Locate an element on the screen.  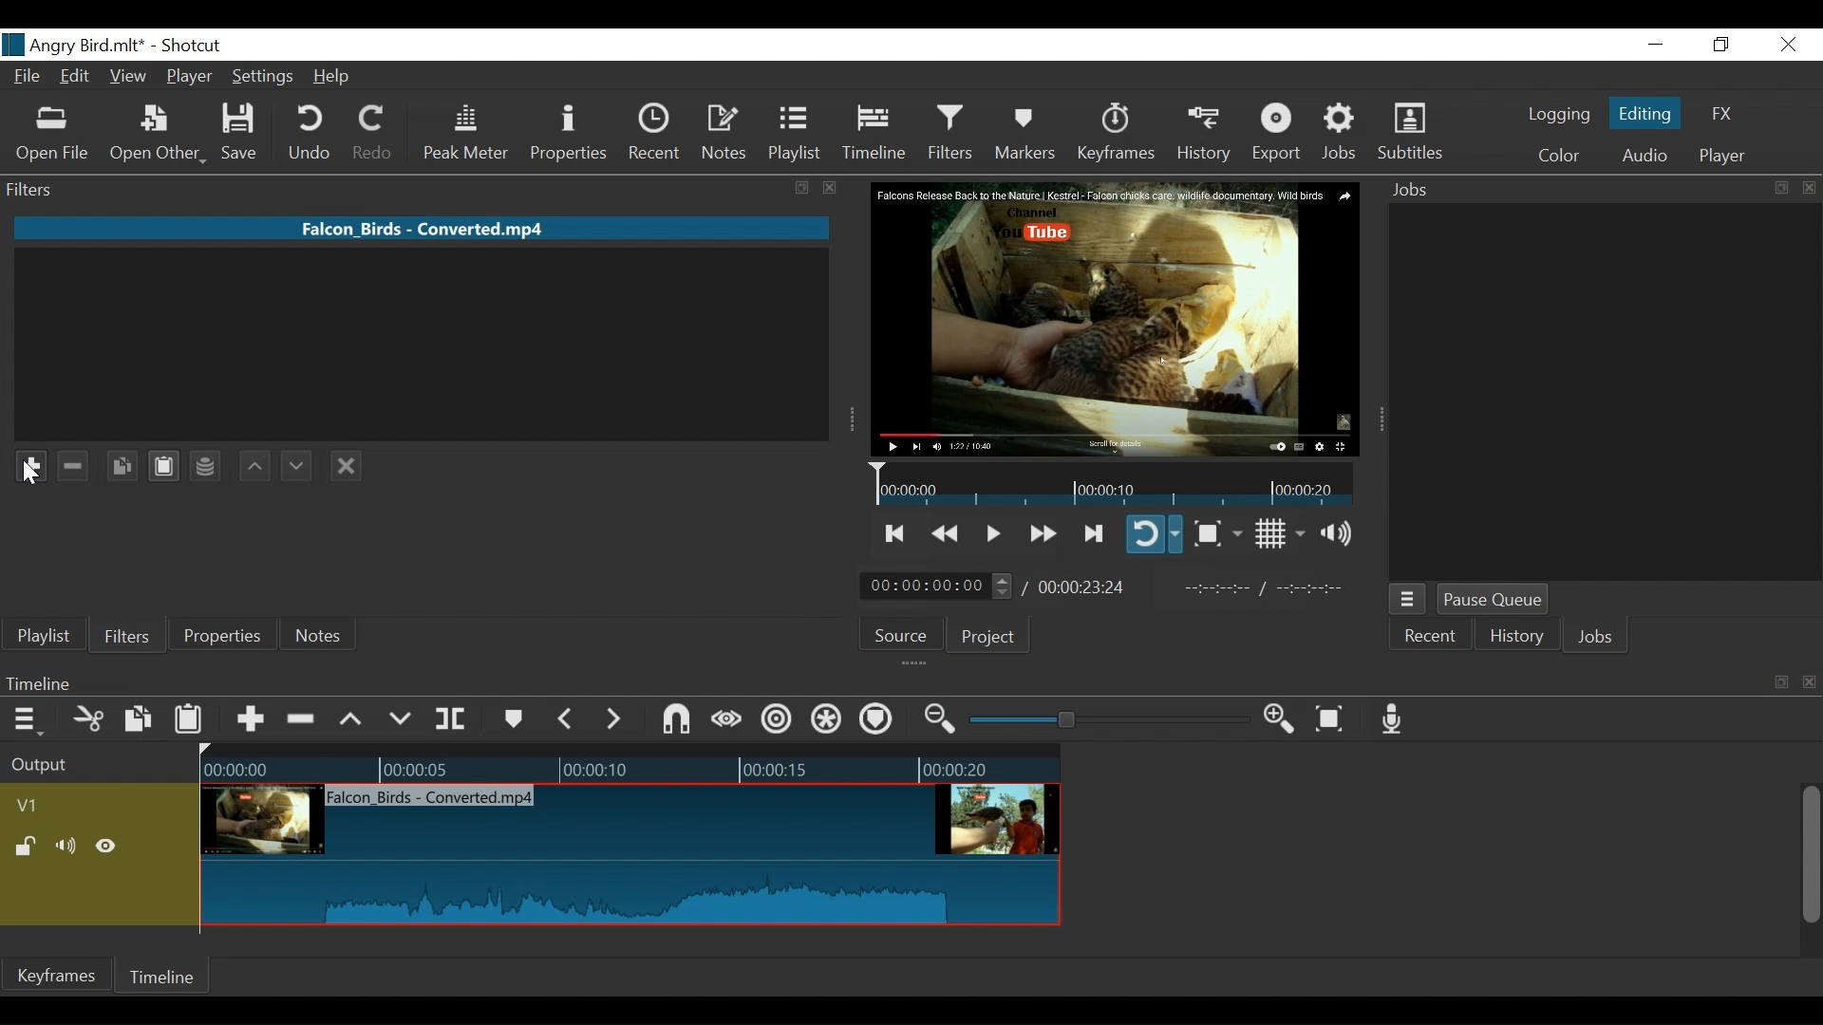
Save is located at coordinates (246, 133).